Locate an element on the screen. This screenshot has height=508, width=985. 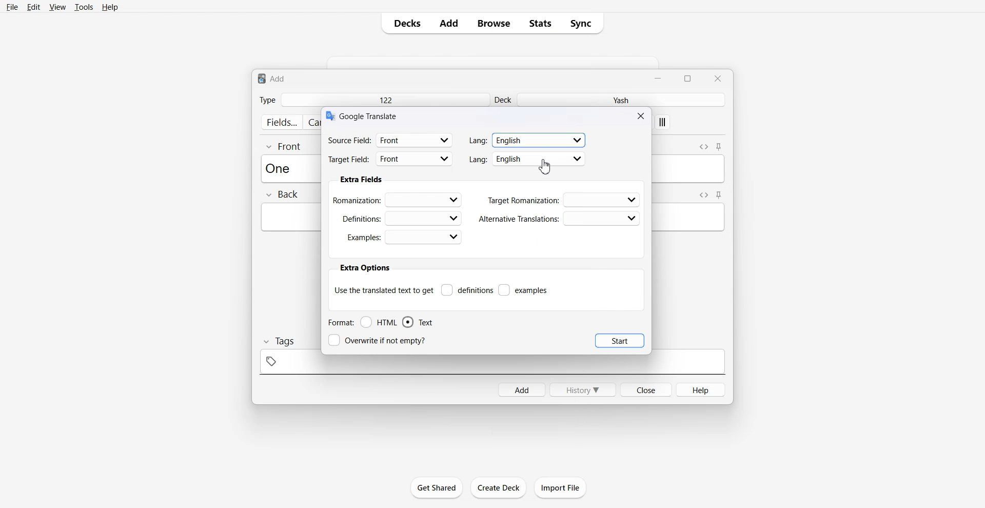
Overwrite if not empty is located at coordinates (379, 340).